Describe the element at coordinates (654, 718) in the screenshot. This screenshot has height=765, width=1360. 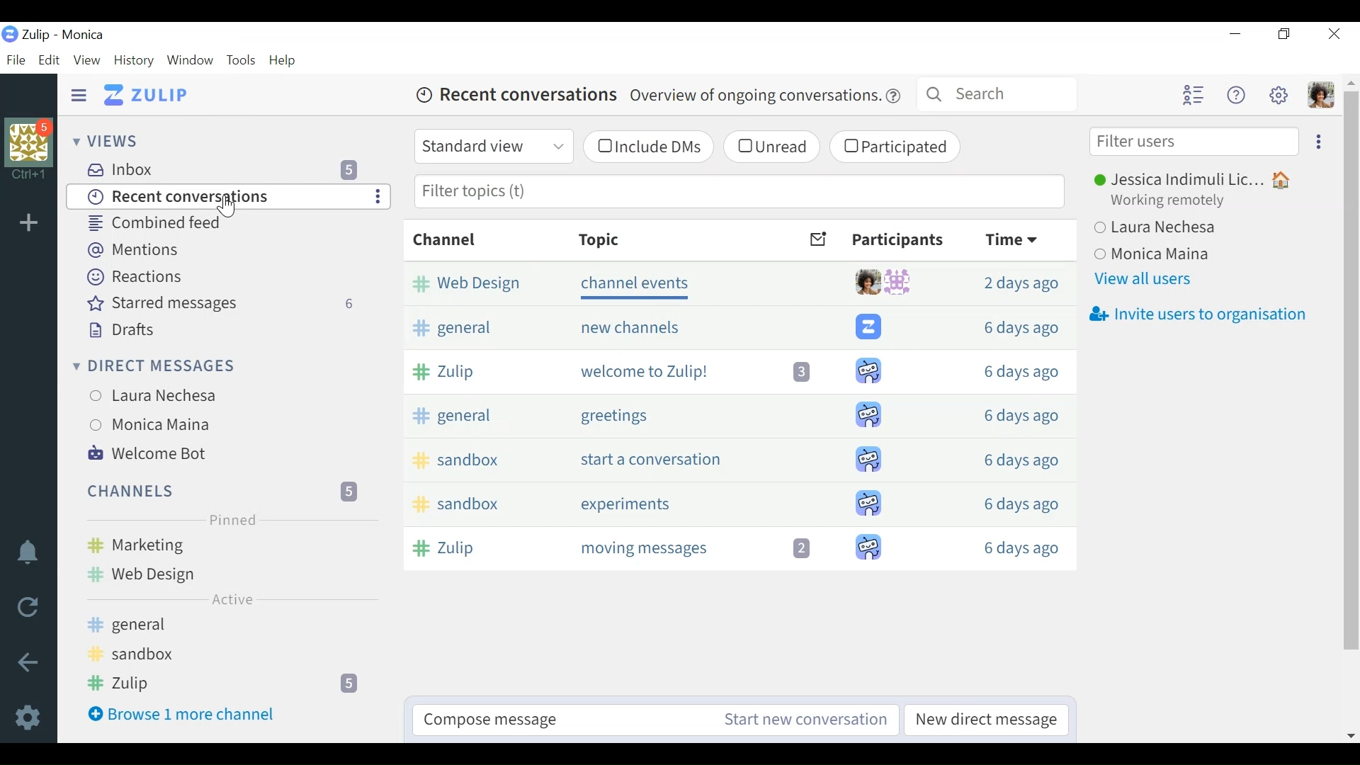
I see `Compose message Start new conversation` at that location.